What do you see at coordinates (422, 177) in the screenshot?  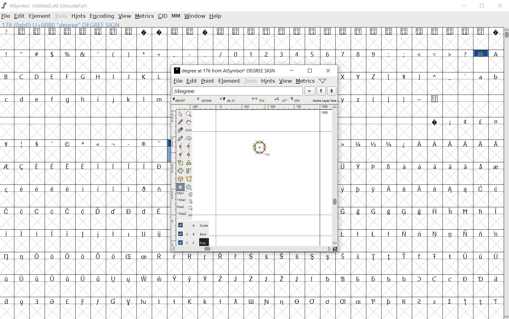 I see `` at bounding box center [422, 177].